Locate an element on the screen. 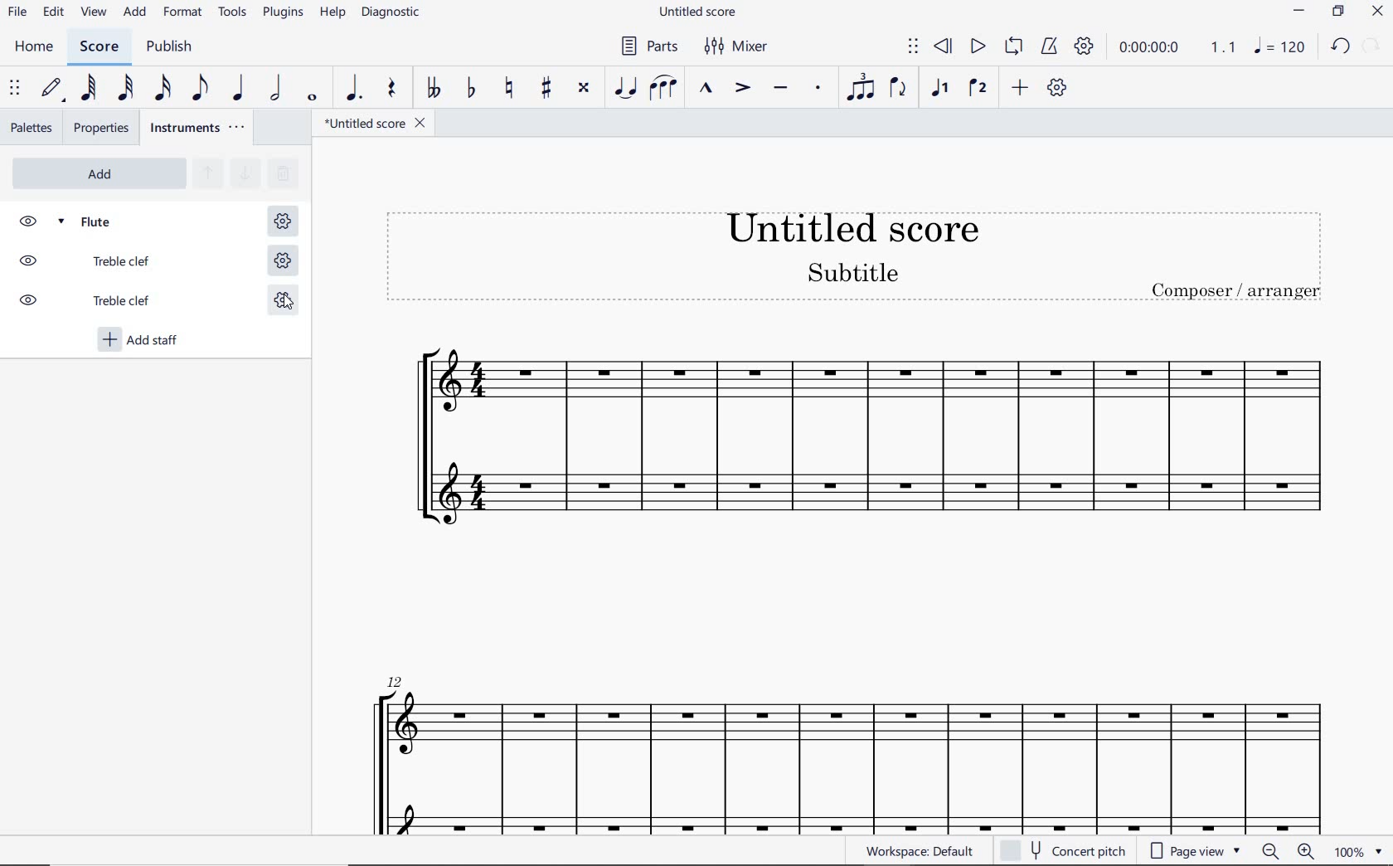  VOICE 2 is located at coordinates (977, 89).